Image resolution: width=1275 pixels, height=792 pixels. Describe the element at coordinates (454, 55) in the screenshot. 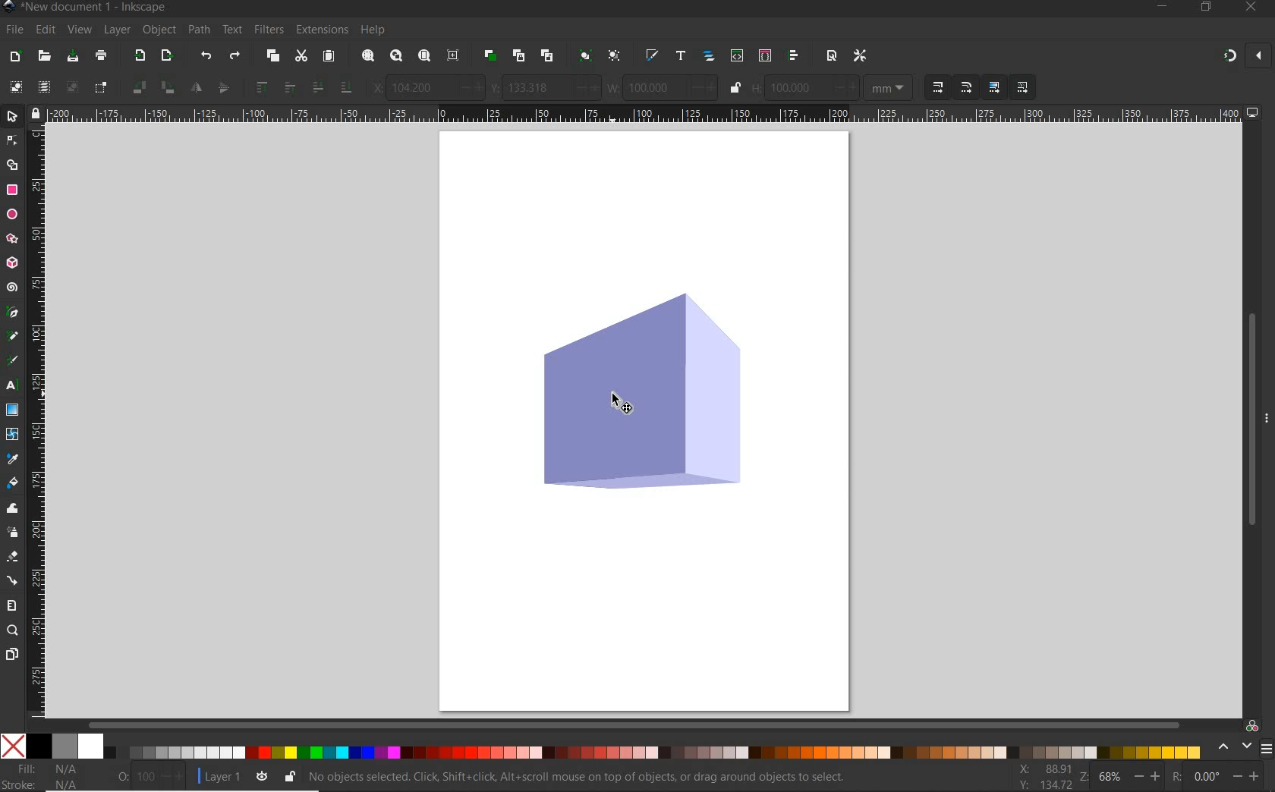

I see `ZOOM CENTER PAGE` at that location.